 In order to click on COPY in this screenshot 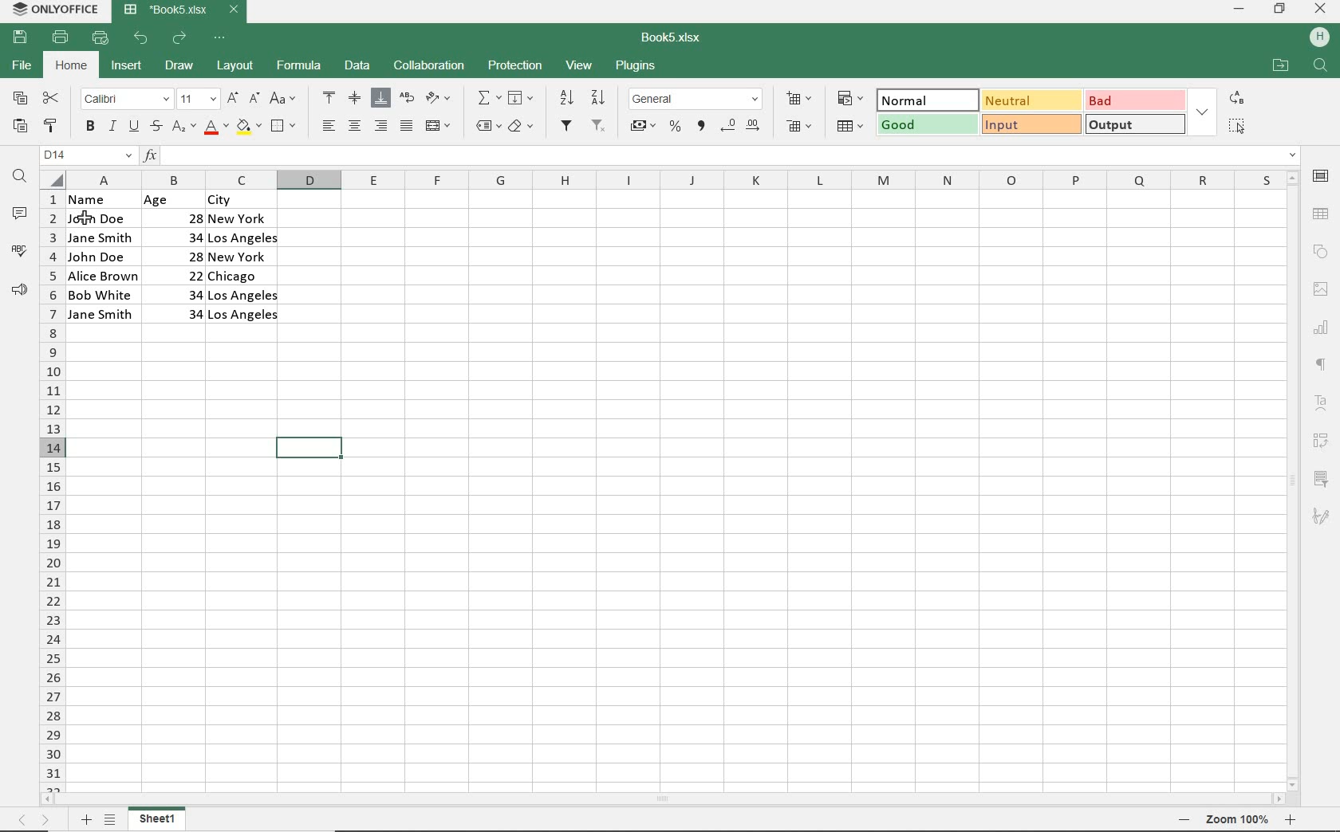, I will do `click(21, 99)`.